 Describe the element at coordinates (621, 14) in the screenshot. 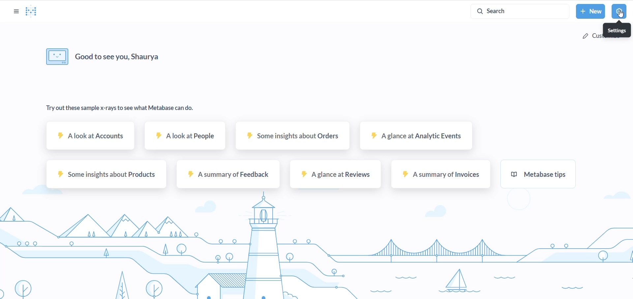

I see `cursor` at that location.